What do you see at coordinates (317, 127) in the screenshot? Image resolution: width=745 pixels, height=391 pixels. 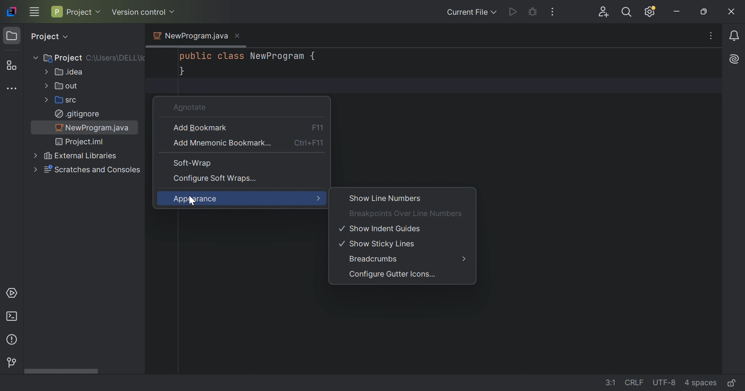 I see `F11` at bounding box center [317, 127].